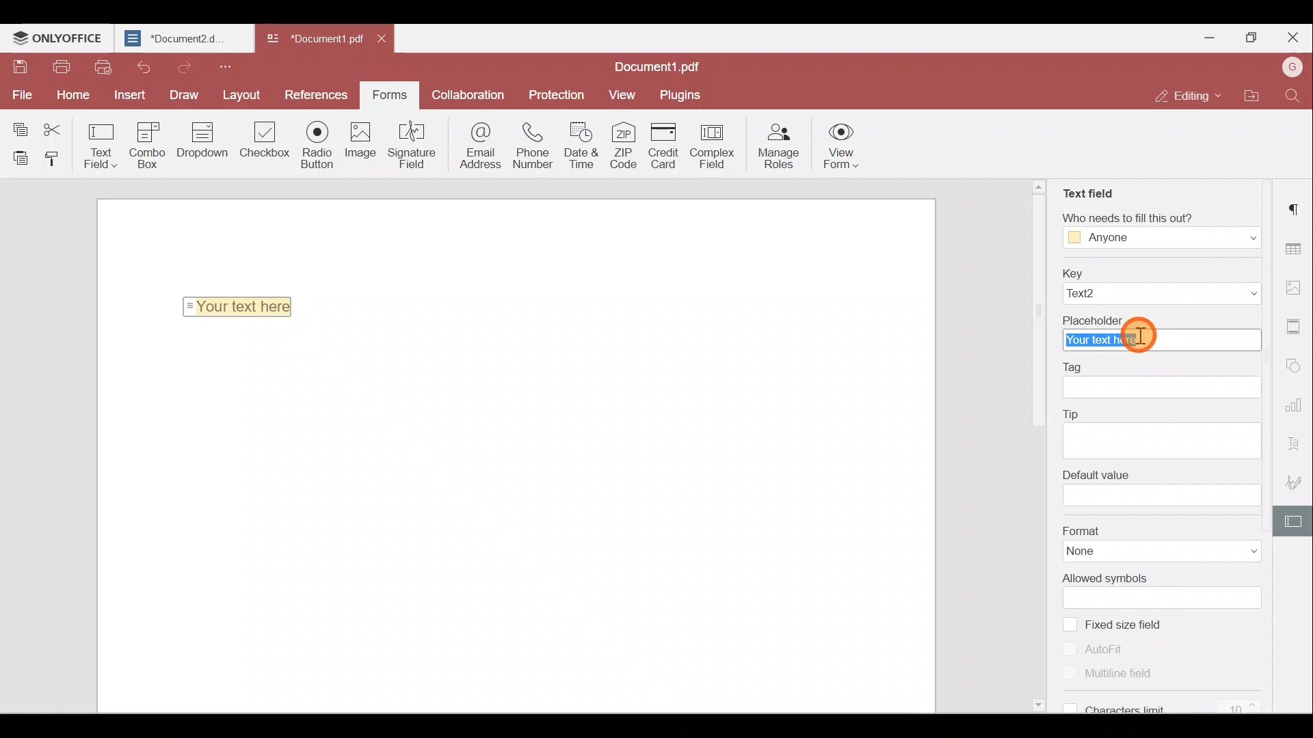 This screenshot has height=738, width=1313. I want to click on ZIP Code, so click(626, 148).